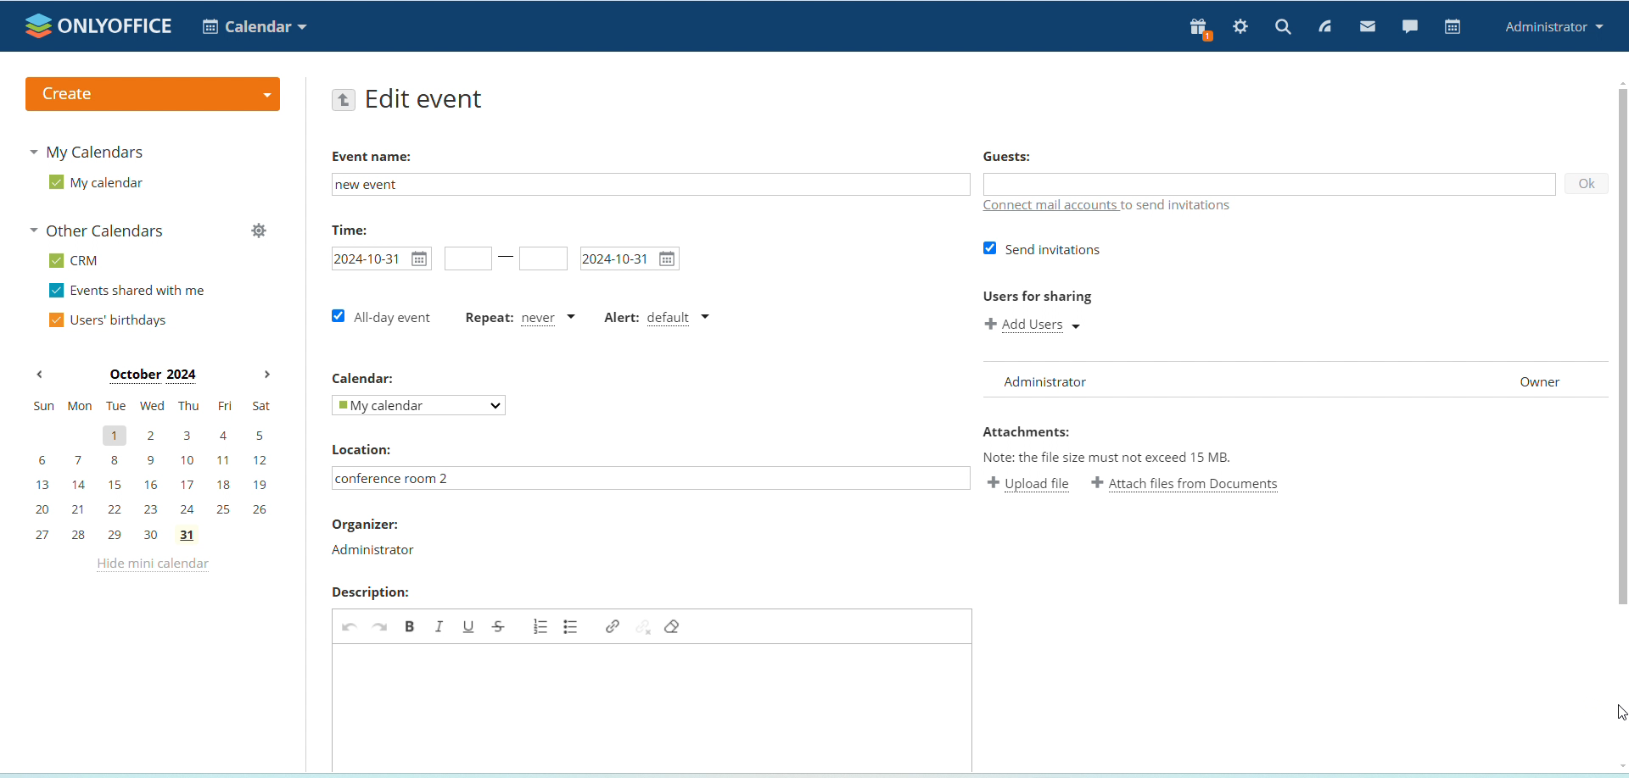 This screenshot has height=778, width=1629. I want to click on link, so click(611, 626).